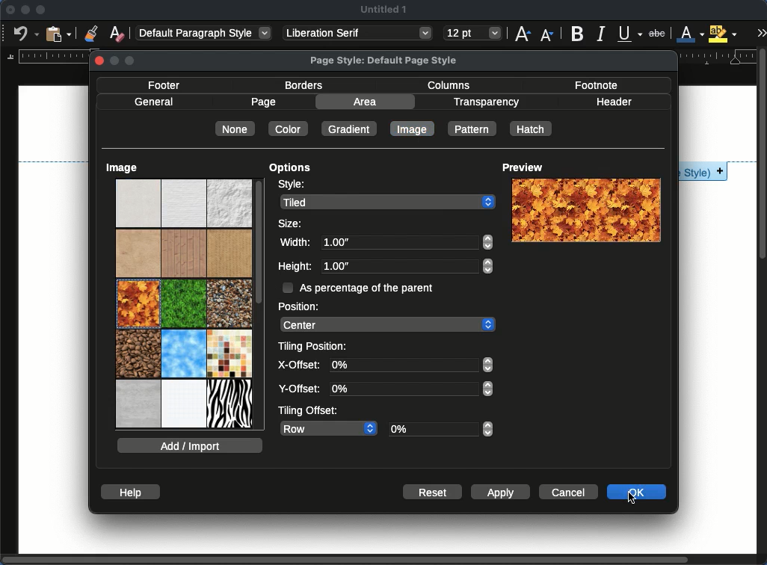  I want to click on highlight, so click(722, 34).